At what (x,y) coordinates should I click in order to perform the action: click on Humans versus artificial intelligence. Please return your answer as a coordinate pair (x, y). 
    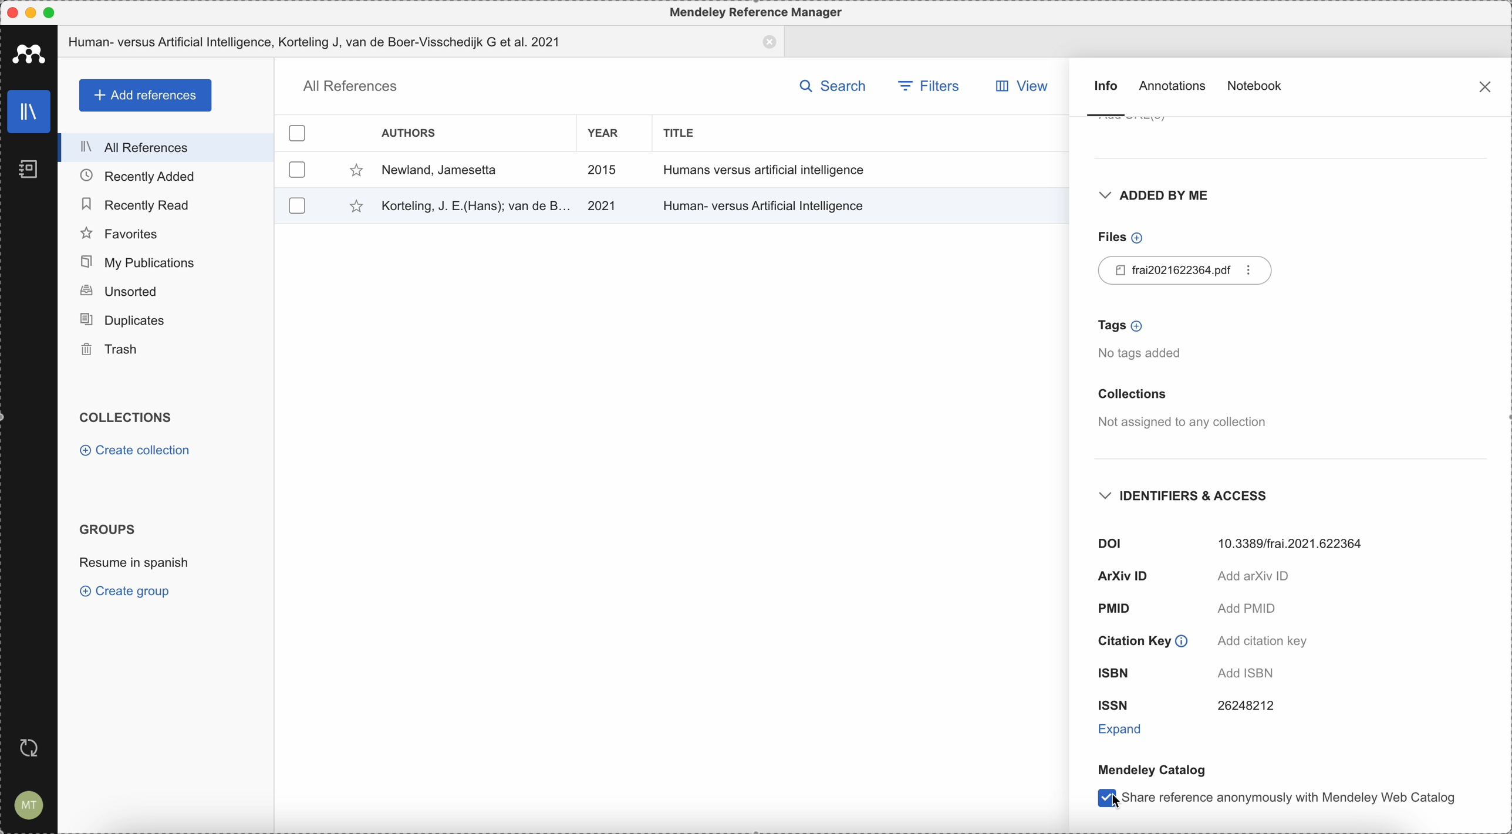
    Looking at the image, I should click on (765, 170).